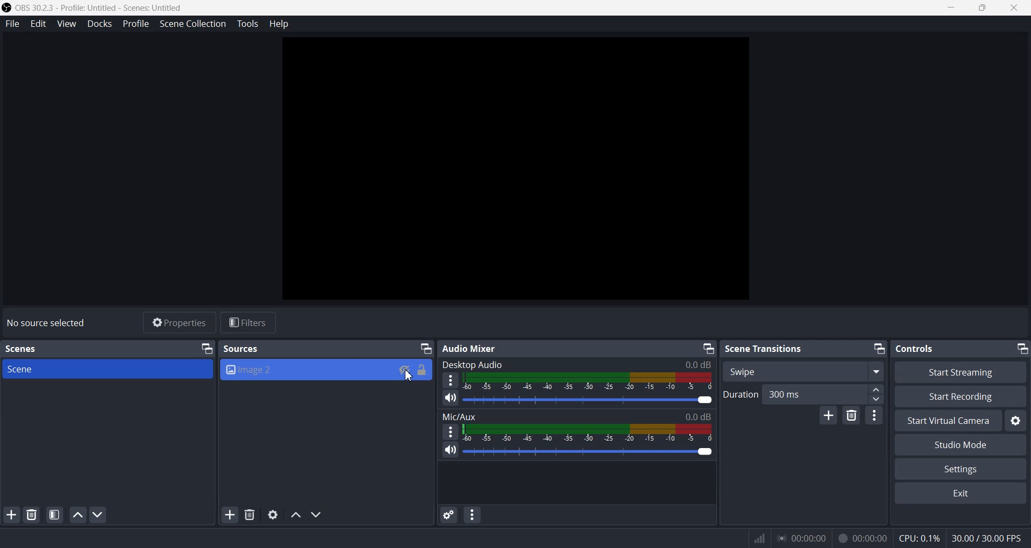 The image size is (1031, 548). What do you see at coordinates (32, 514) in the screenshot?
I see `Remove Selected scene` at bounding box center [32, 514].